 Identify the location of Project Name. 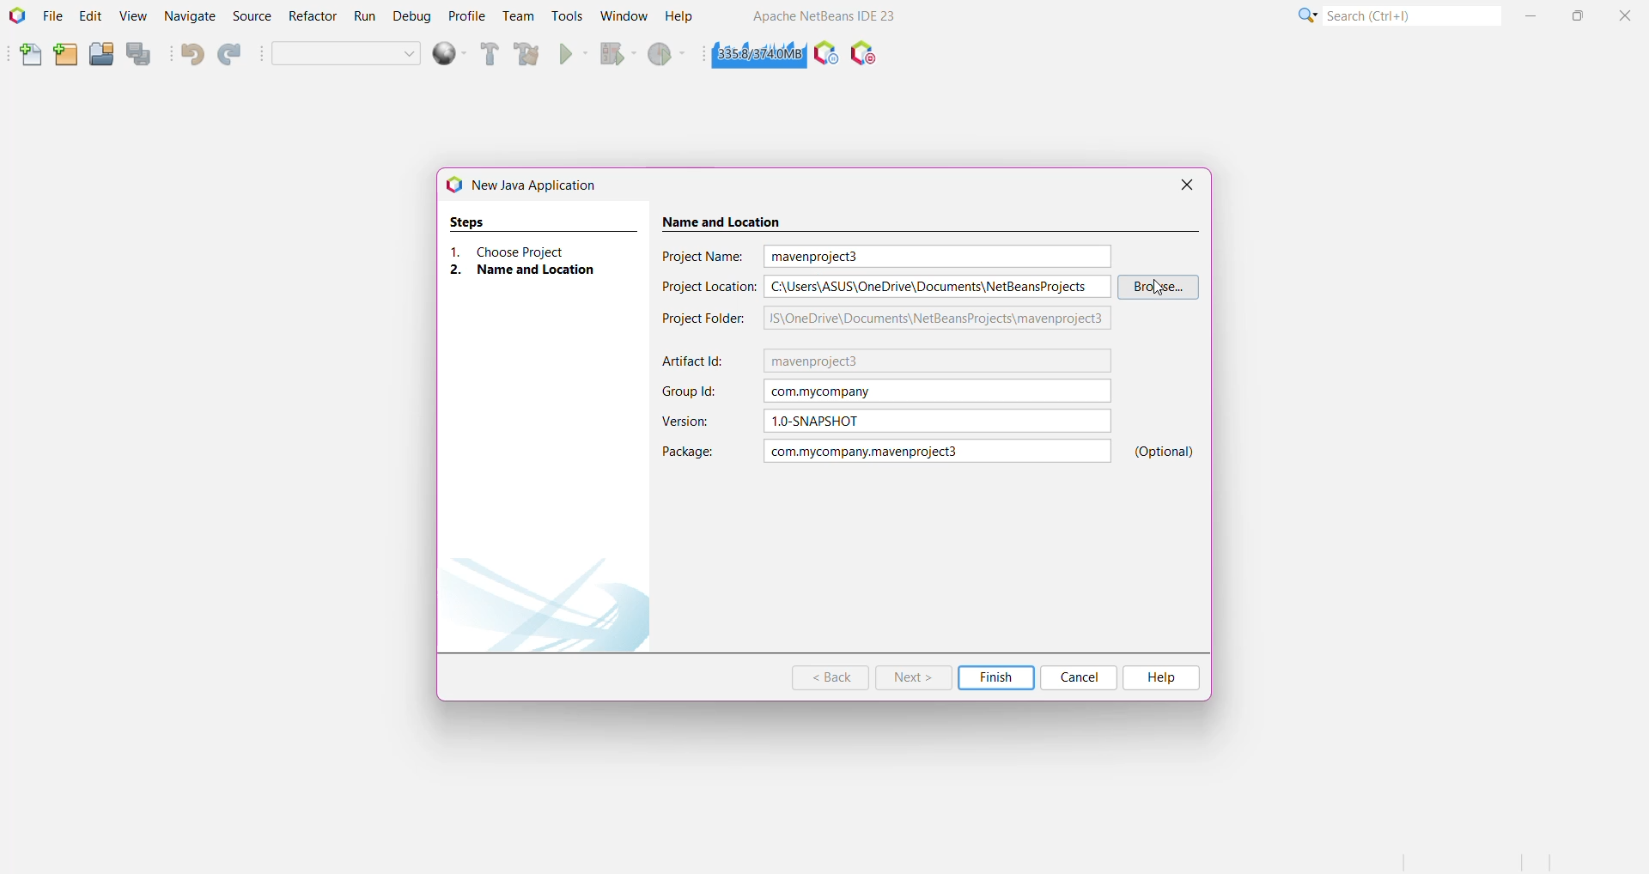
(706, 256).